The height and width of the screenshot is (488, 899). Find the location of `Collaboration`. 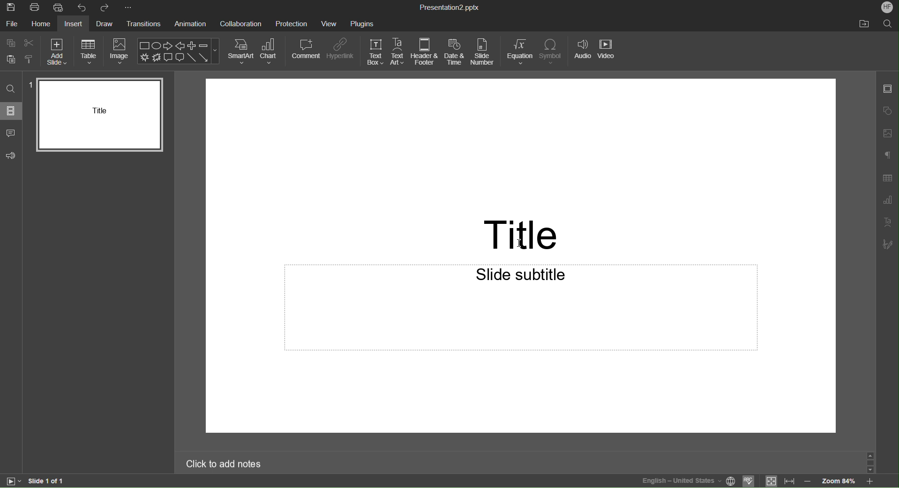

Collaboration is located at coordinates (241, 24).